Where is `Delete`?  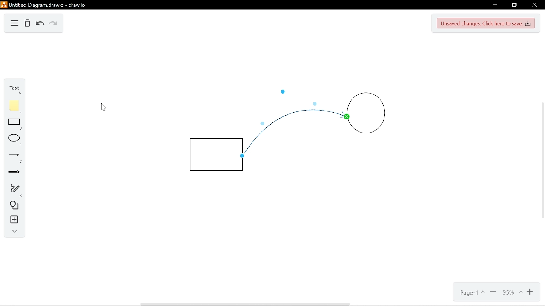
Delete is located at coordinates (27, 24).